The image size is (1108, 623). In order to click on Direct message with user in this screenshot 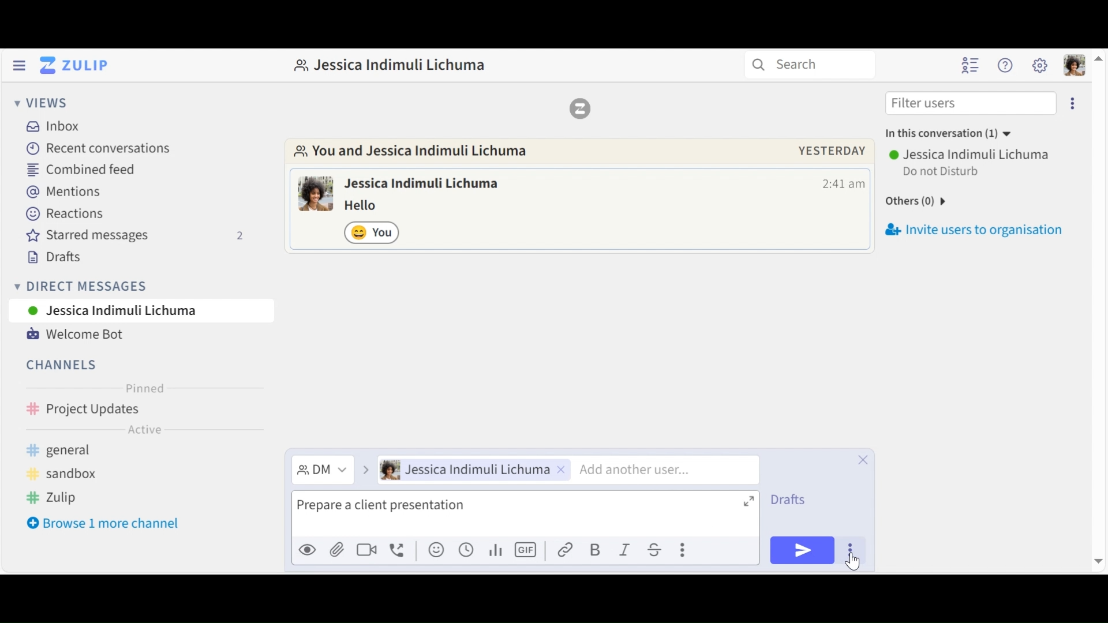, I will do `click(396, 65)`.